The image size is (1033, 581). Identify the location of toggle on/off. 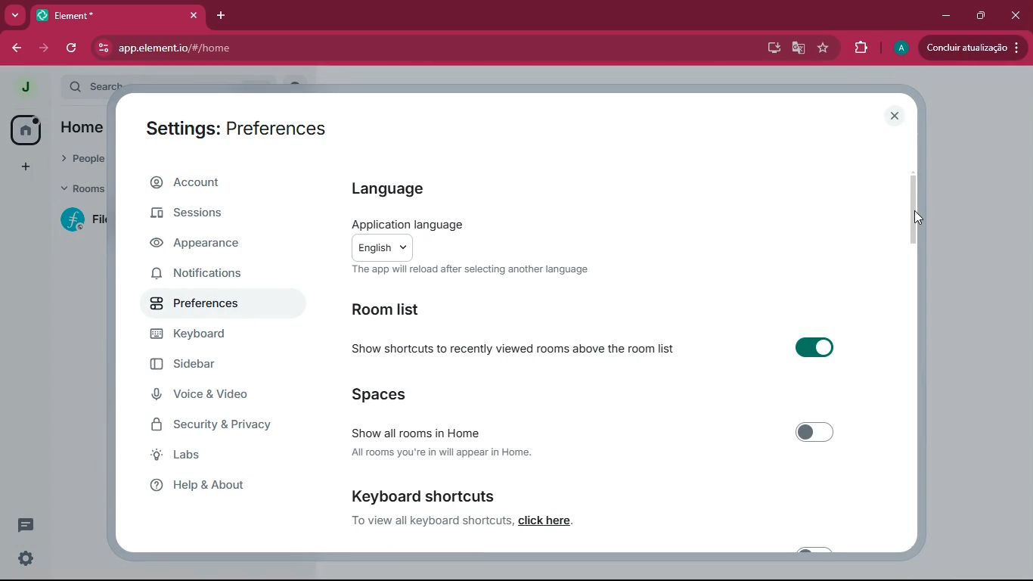
(816, 433).